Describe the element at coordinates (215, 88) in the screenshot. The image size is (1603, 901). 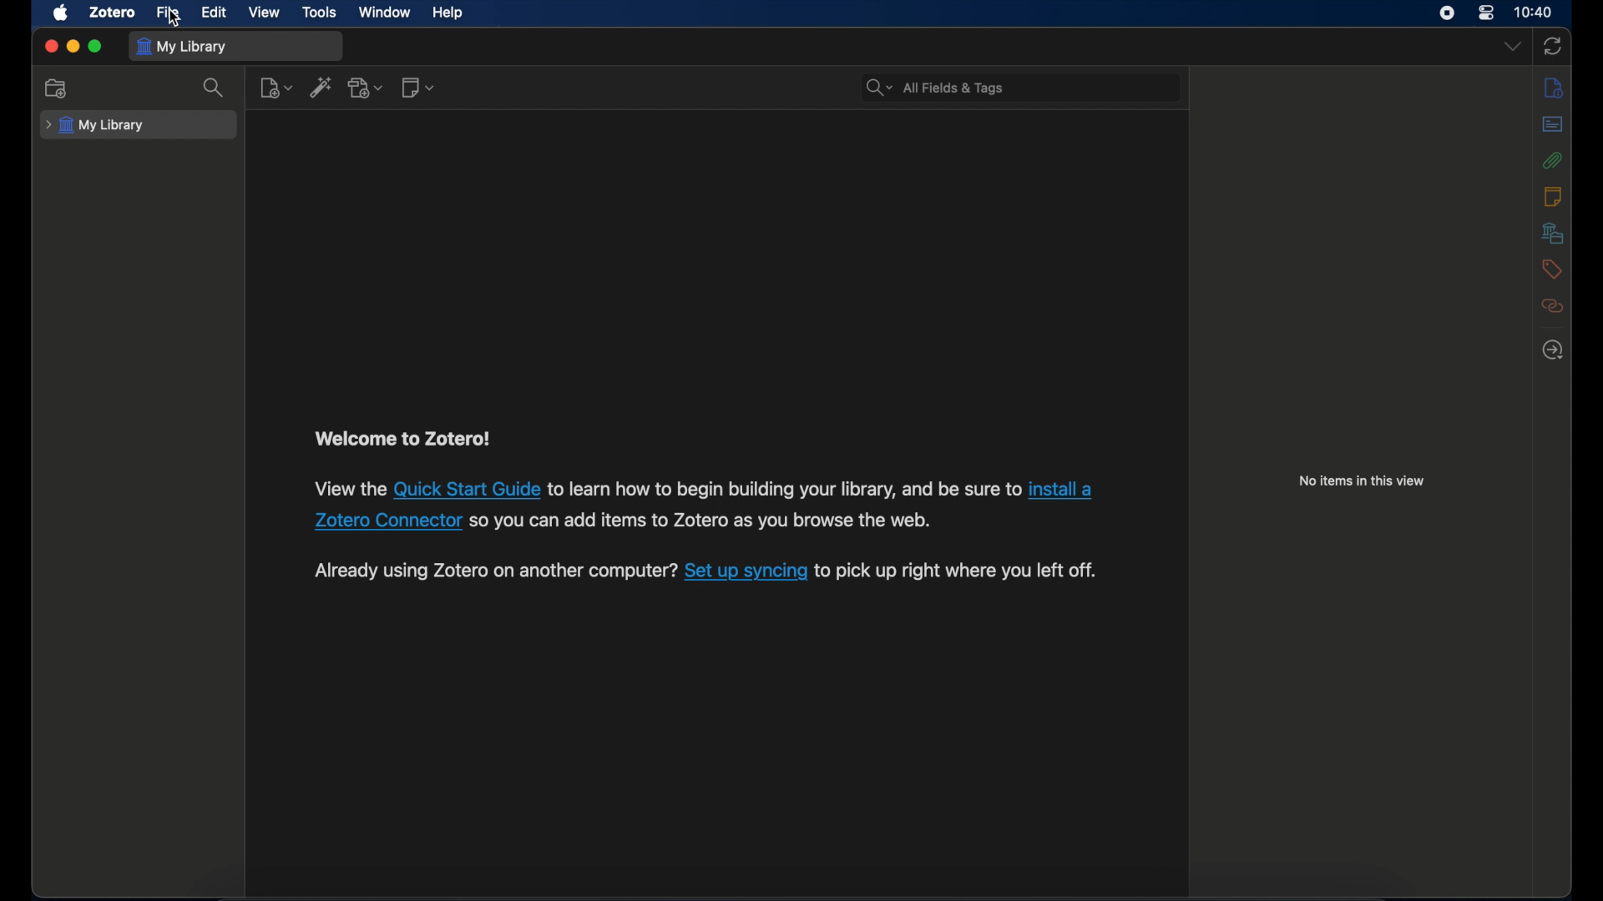
I see `search` at that location.